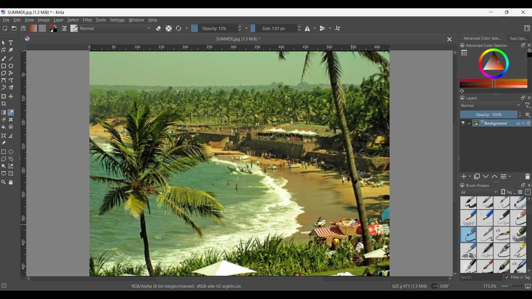 The image size is (532, 299). What do you see at coordinates (463, 123) in the screenshot?
I see `Make layer visible` at bounding box center [463, 123].